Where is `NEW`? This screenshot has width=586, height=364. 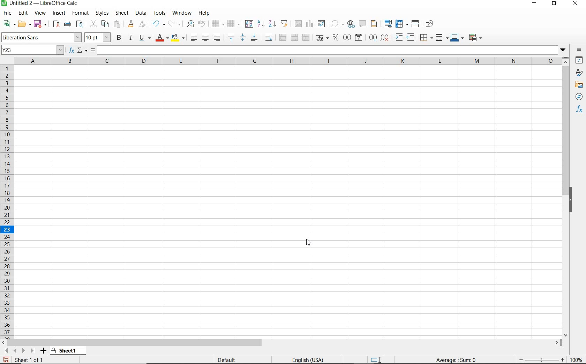
NEW is located at coordinates (8, 24).